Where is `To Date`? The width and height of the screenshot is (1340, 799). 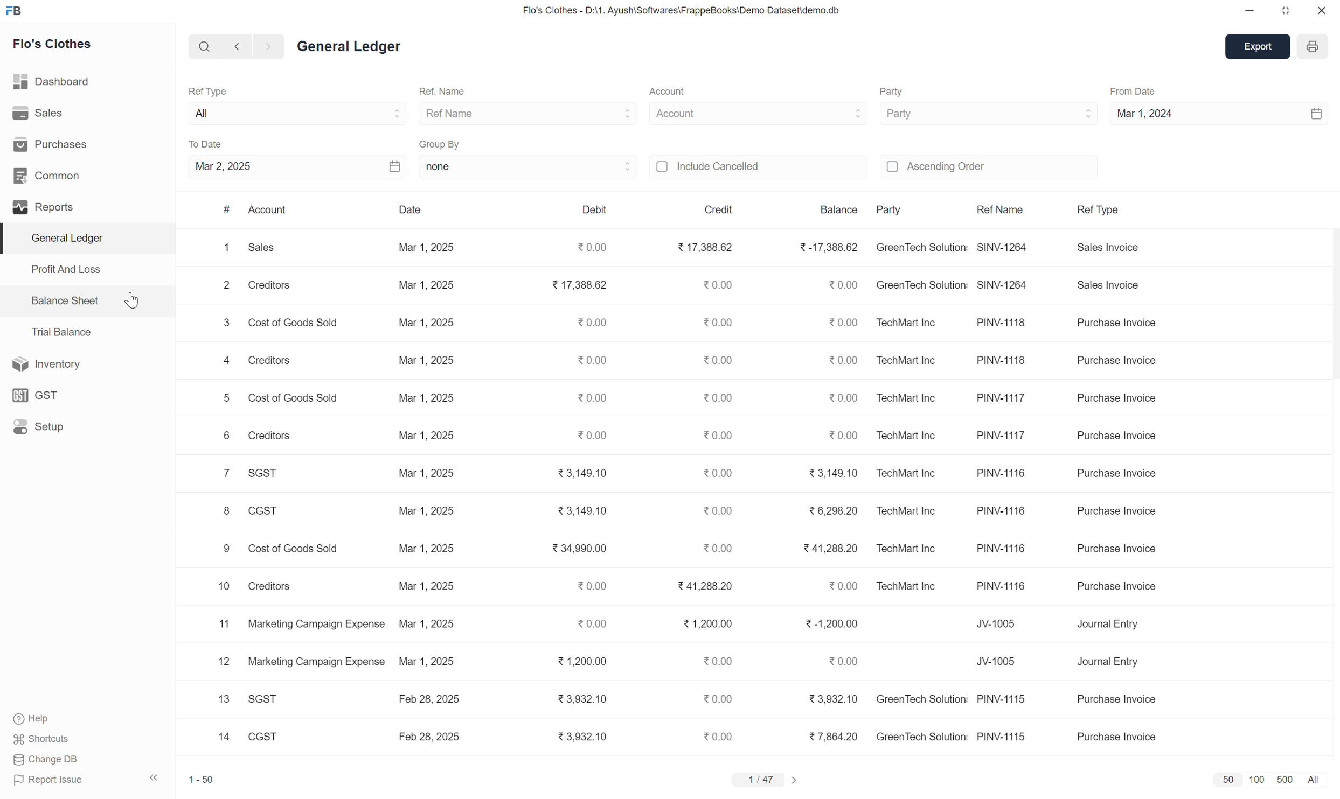 To Date is located at coordinates (205, 145).